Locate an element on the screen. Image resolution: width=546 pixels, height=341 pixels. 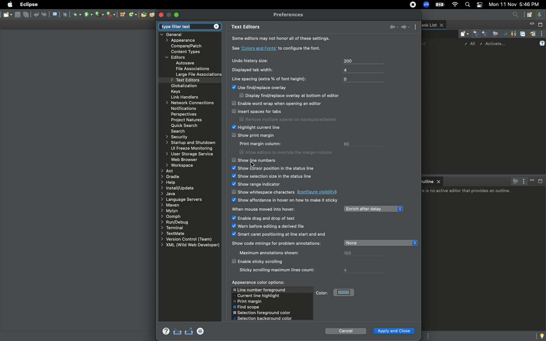
Synchronized change is located at coordinates (533, 33).